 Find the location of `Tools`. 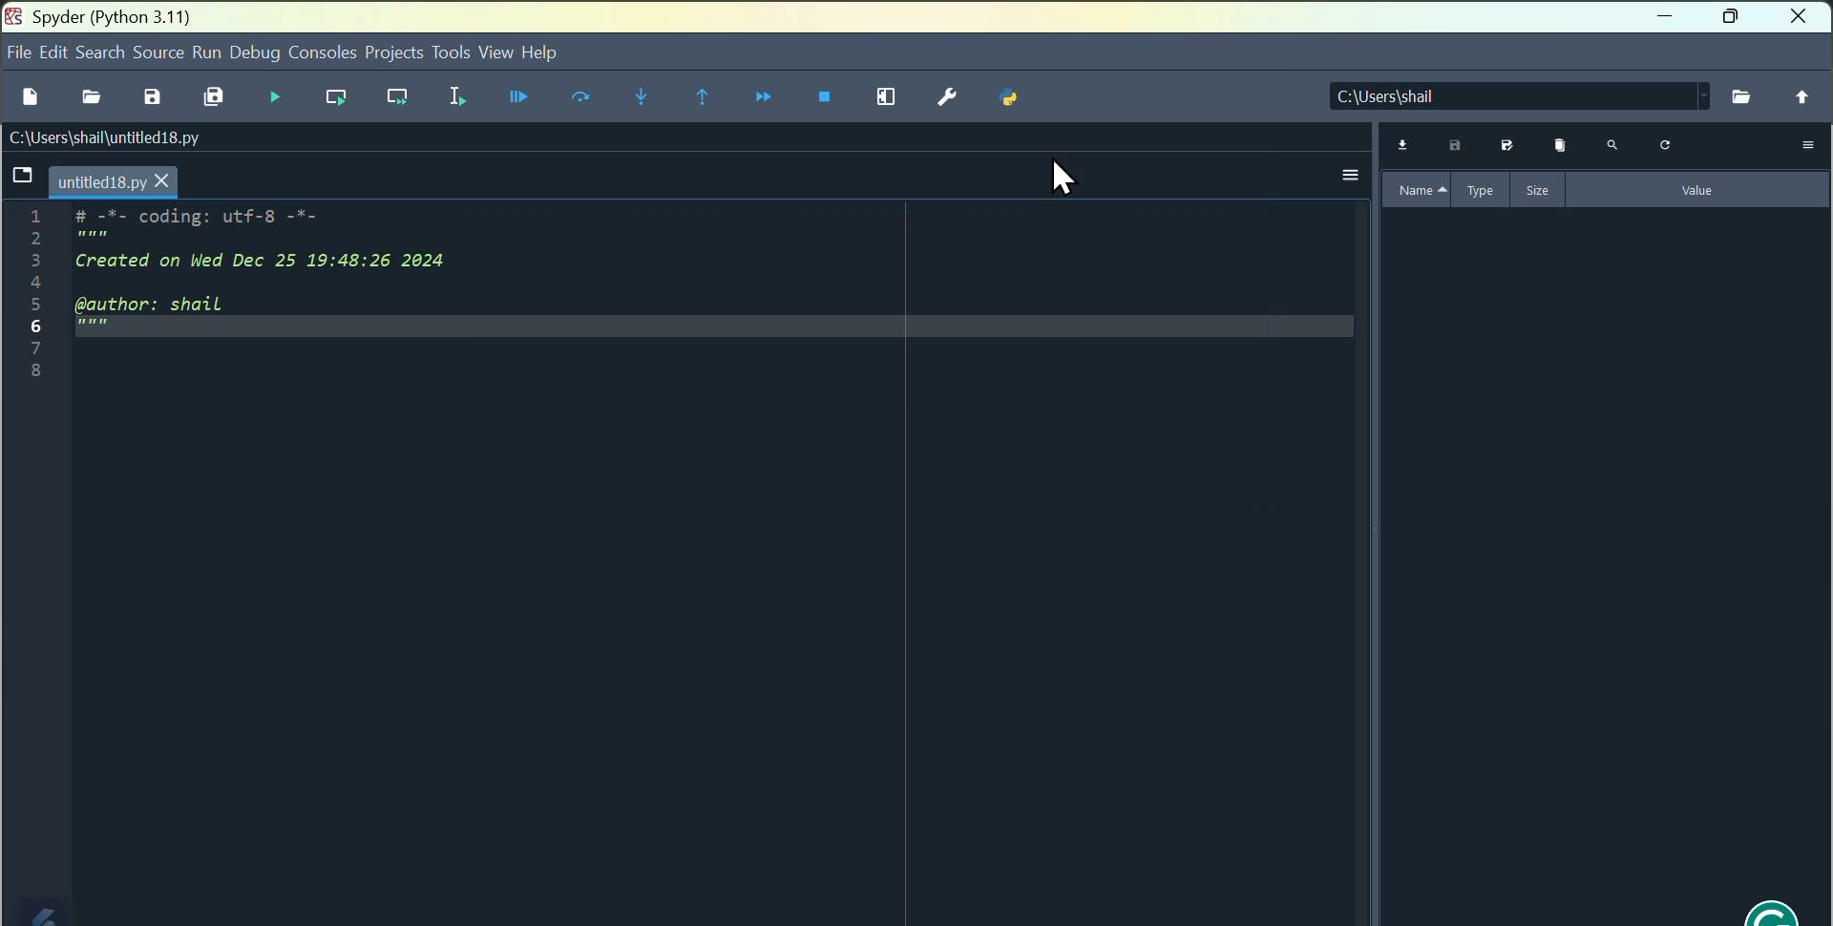

Tools is located at coordinates (450, 52).